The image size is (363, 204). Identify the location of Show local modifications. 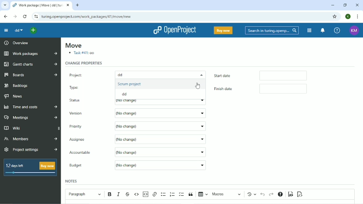
(253, 194).